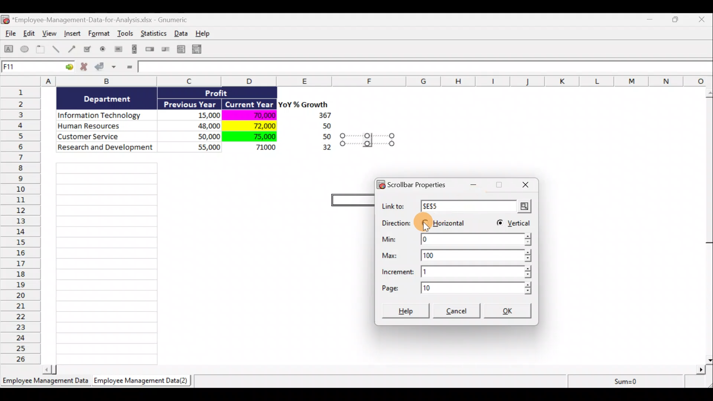 This screenshot has width=713, height=401. What do you see at coordinates (207, 33) in the screenshot?
I see `Help` at bounding box center [207, 33].